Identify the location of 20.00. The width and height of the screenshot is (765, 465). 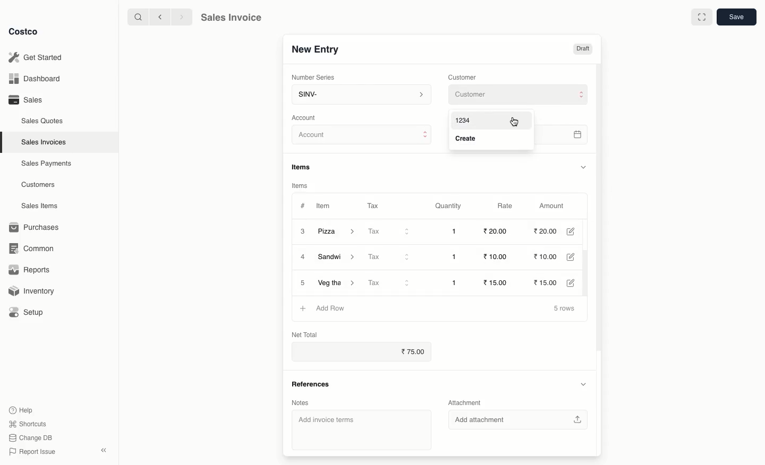
(547, 231).